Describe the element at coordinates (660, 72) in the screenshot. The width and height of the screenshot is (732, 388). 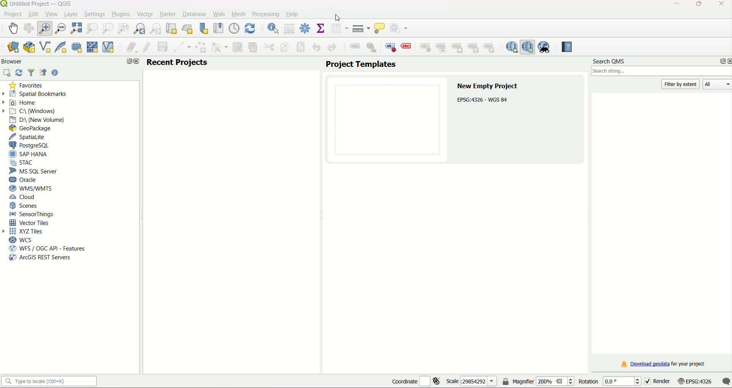
I see `search bar` at that location.